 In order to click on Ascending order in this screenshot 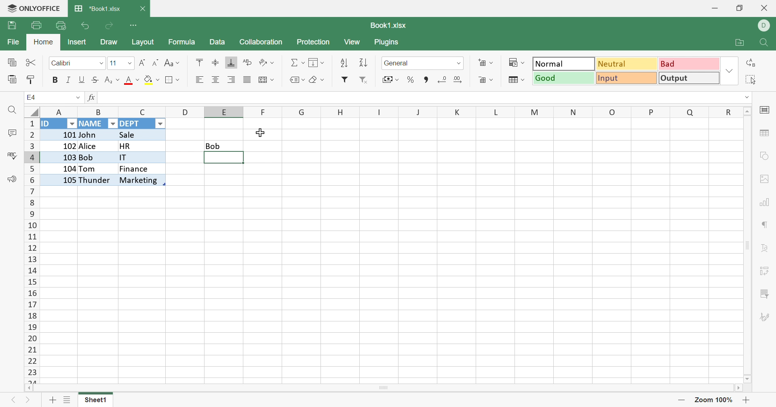, I will do `click(346, 62)`.